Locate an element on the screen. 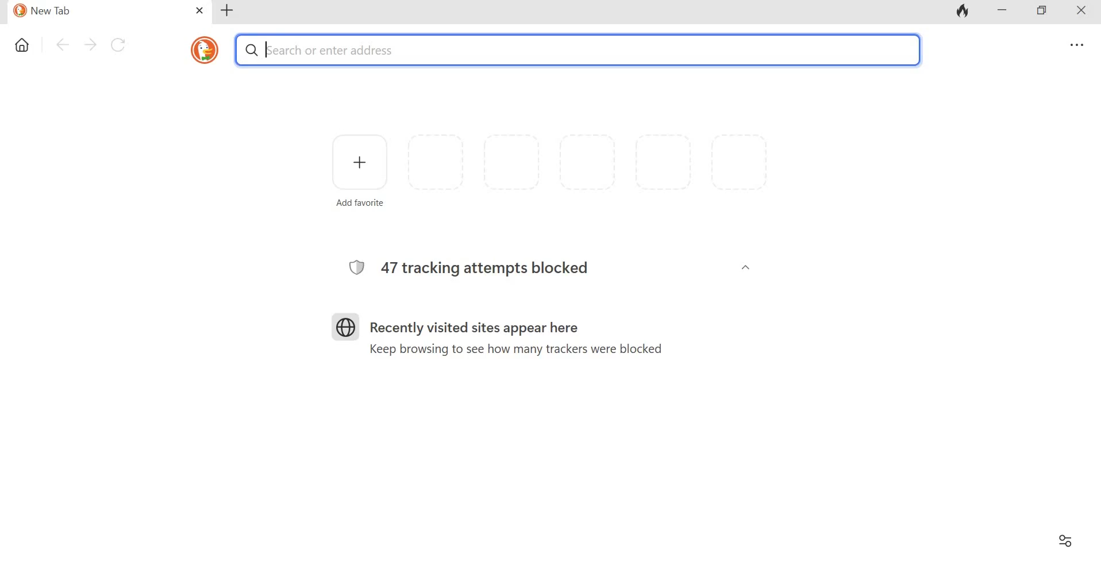 The height and width of the screenshot is (576, 1101). Logo for browser protection is located at coordinates (356, 267).